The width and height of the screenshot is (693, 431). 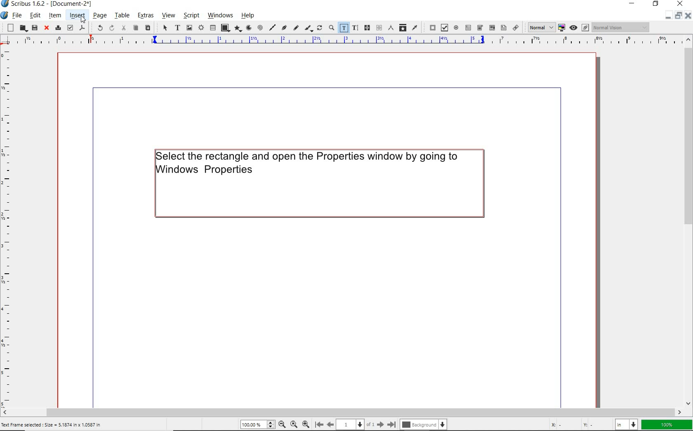 I want to click on pdf radio button, so click(x=456, y=27).